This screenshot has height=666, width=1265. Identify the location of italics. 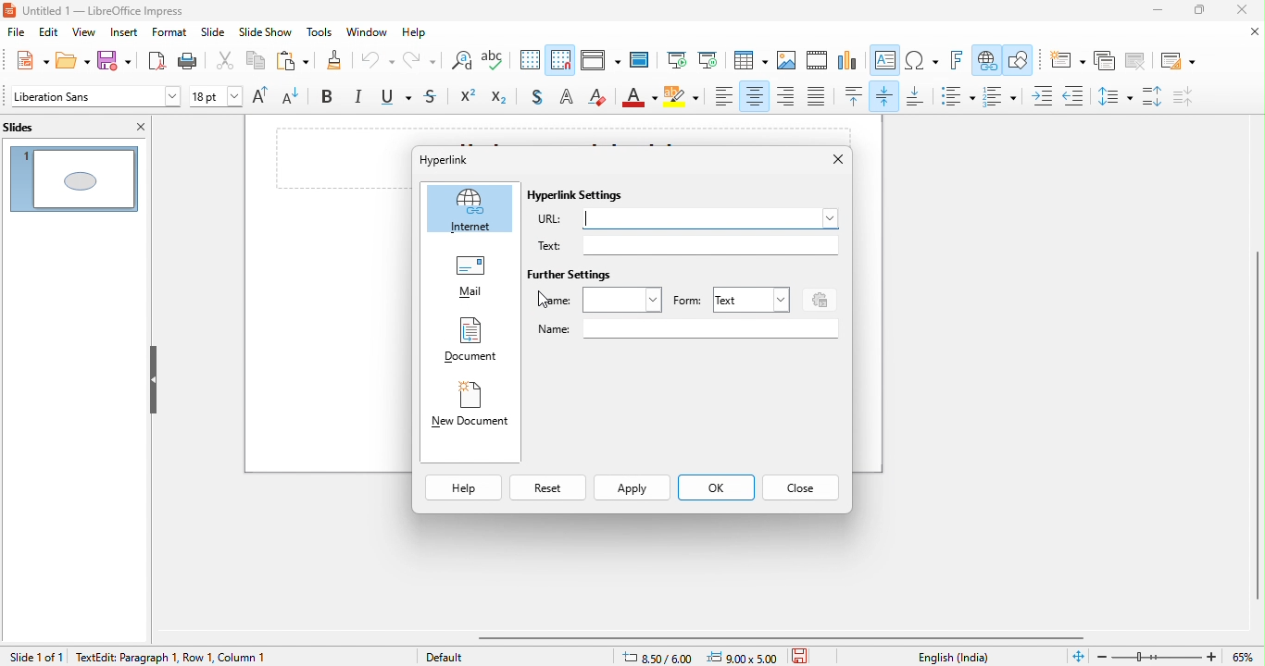
(360, 98).